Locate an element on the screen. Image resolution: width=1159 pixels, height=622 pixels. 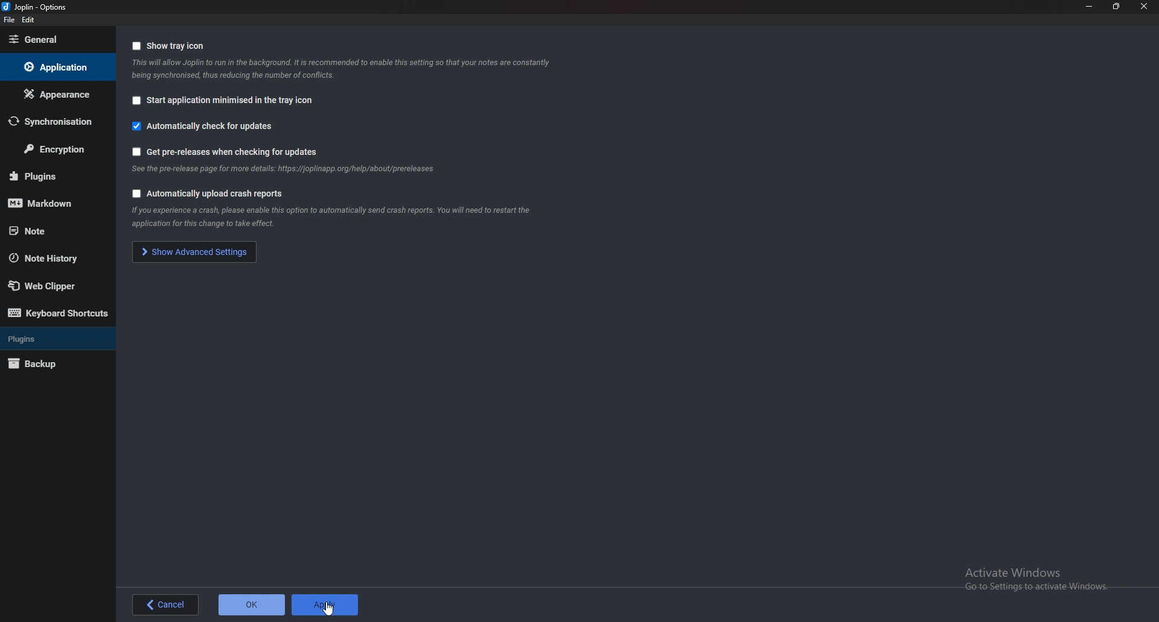
general is located at coordinates (54, 39).